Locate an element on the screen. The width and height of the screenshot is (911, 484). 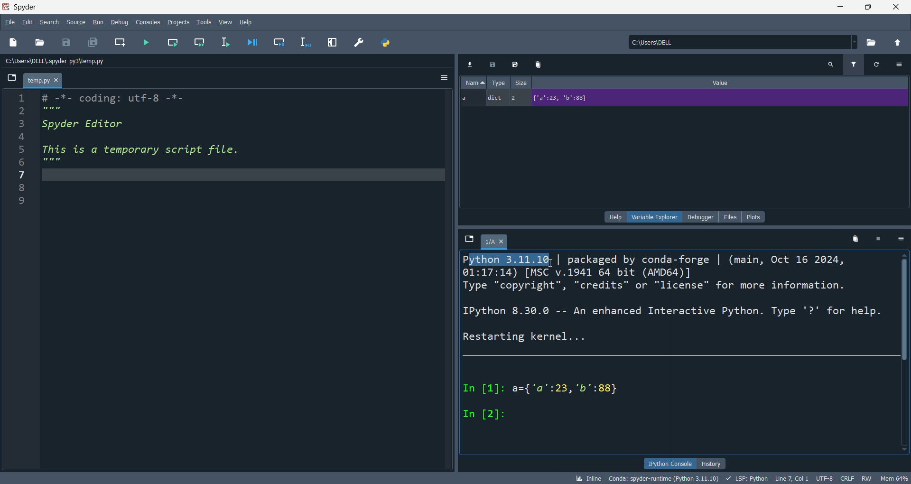
tools is located at coordinates (204, 21).